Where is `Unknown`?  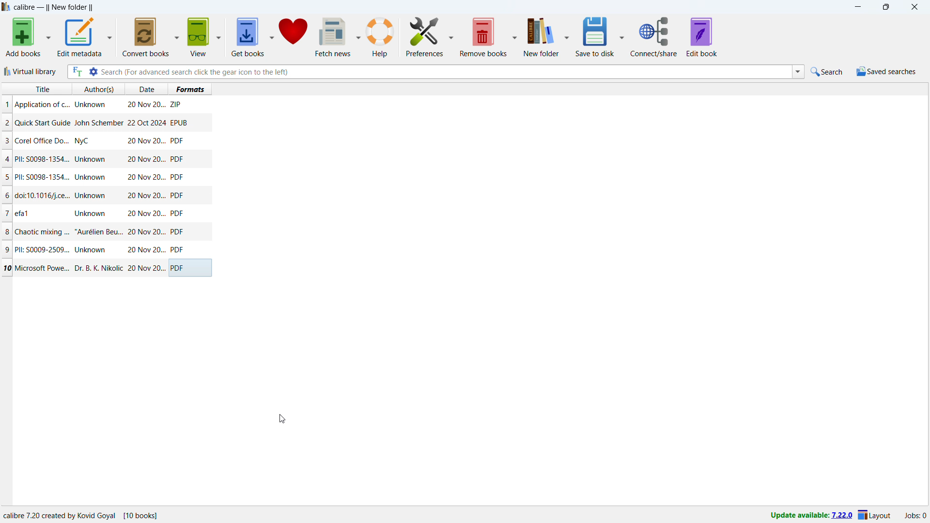 Unknown is located at coordinates (91, 214).